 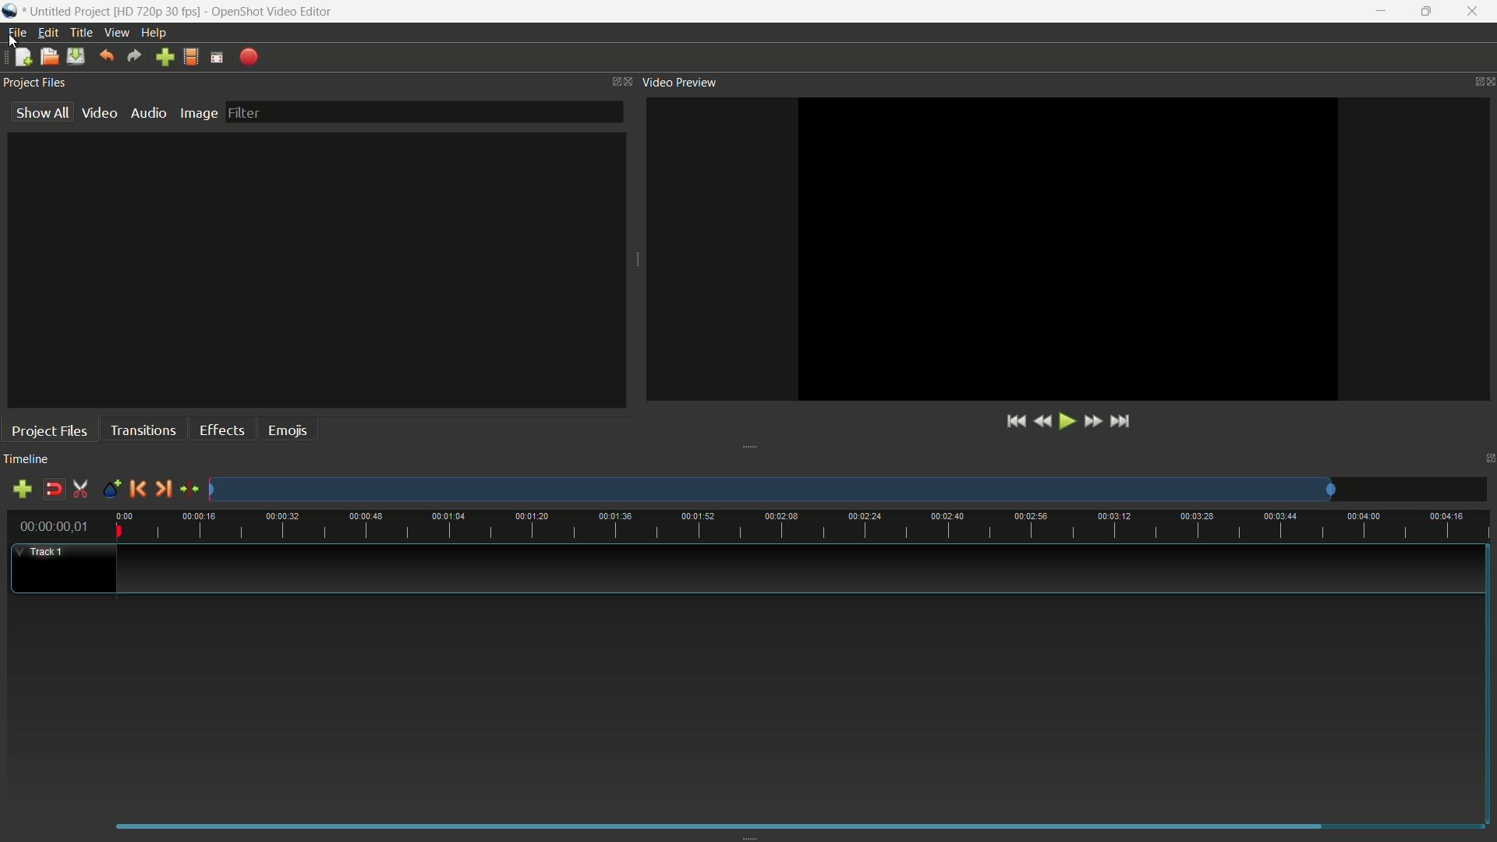 What do you see at coordinates (190, 56) in the screenshot?
I see `profile` at bounding box center [190, 56].